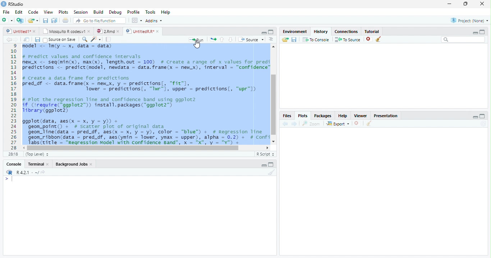  What do you see at coordinates (74, 164) in the screenshot?
I see `Background Jobs` at bounding box center [74, 164].